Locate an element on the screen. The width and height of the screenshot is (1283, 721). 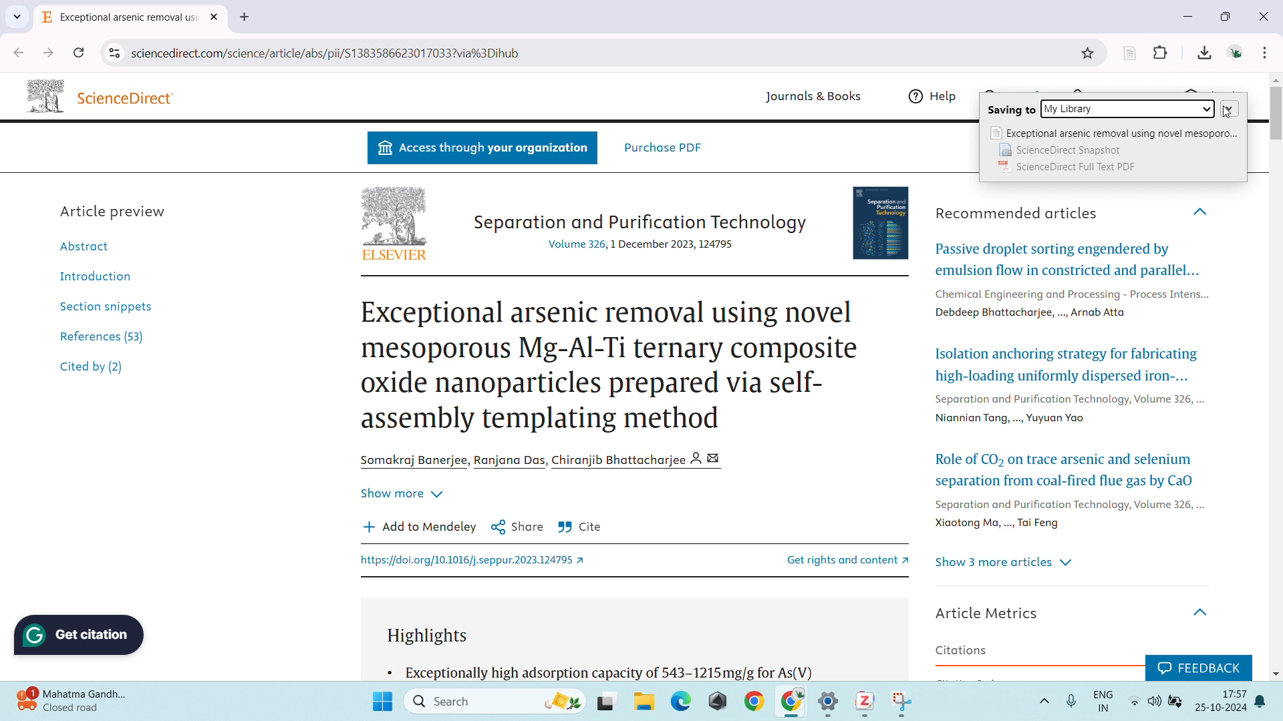
Get rights and content  is located at coordinates (832, 559).